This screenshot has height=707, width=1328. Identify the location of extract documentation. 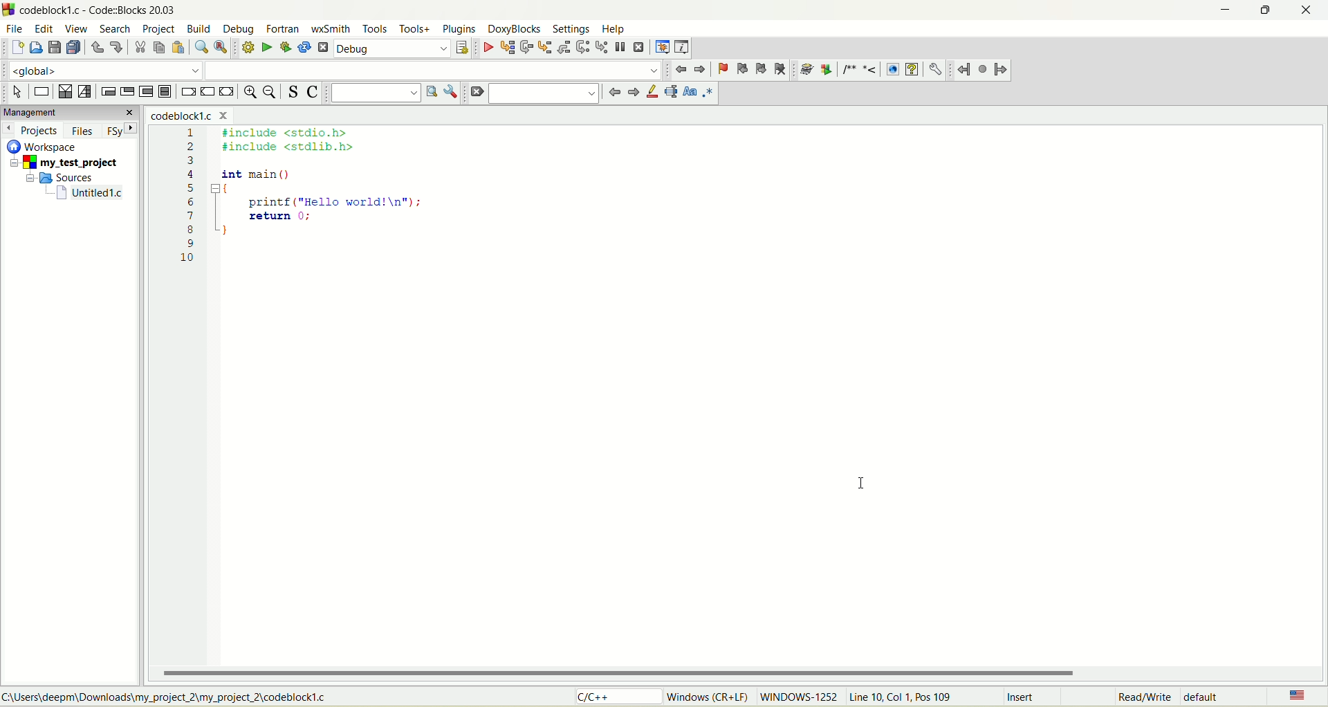
(827, 70).